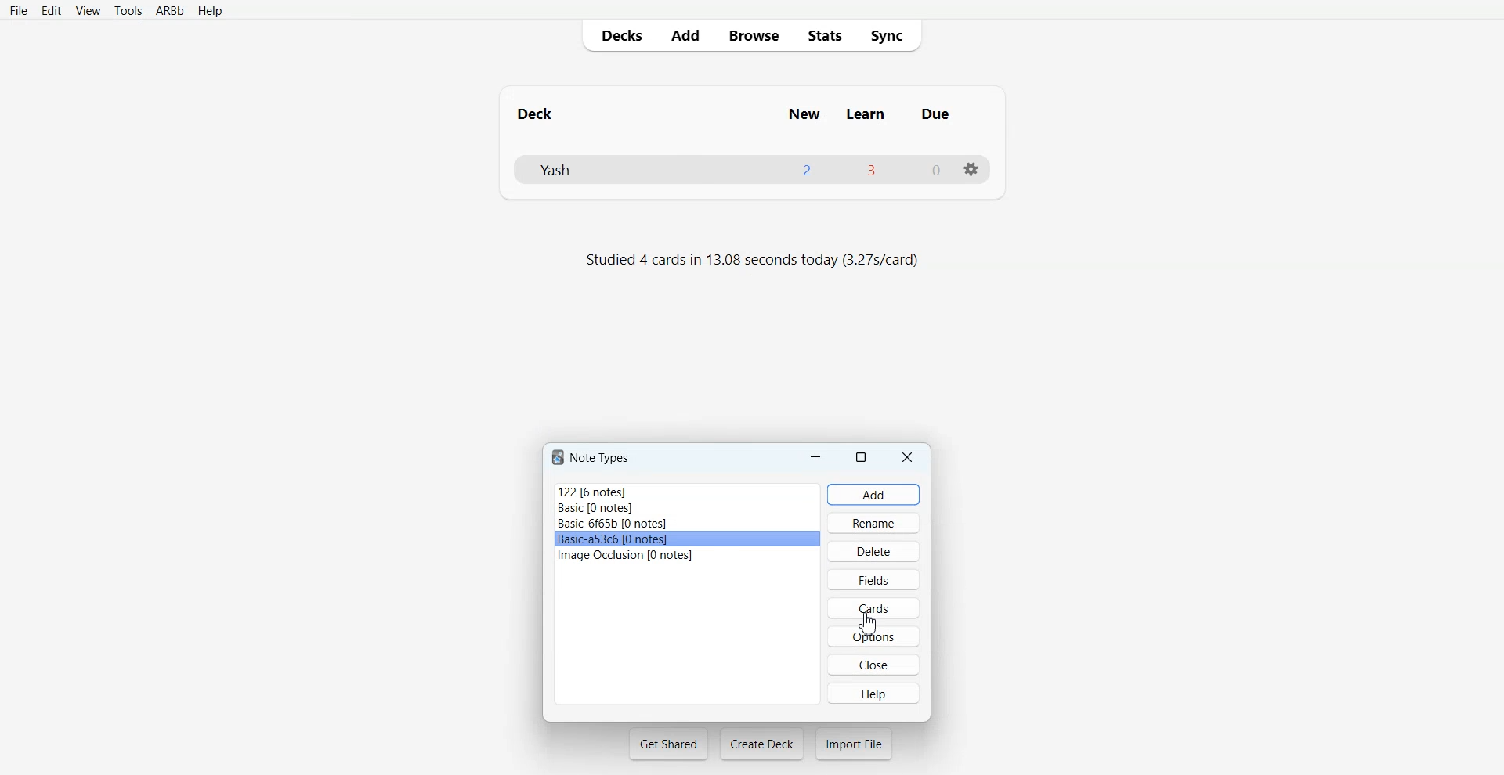  I want to click on Cards, so click(873, 608).